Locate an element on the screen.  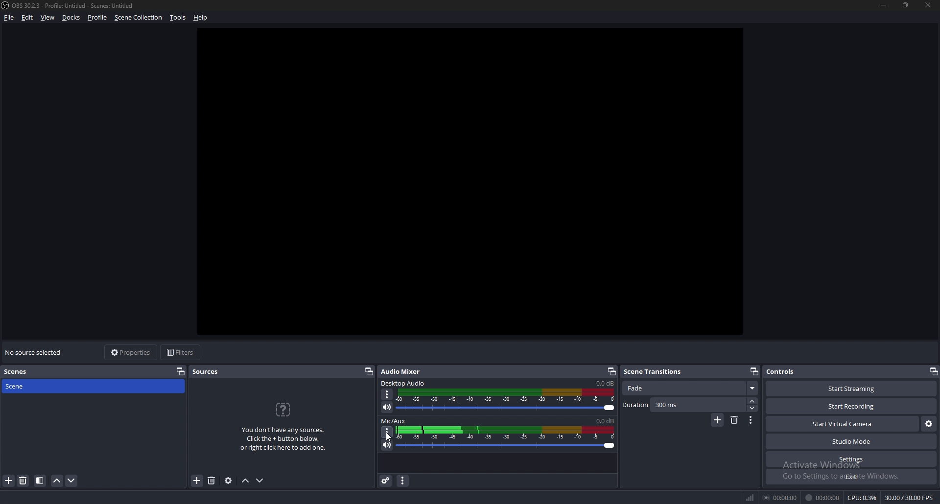
remove source is located at coordinates (197, 481).